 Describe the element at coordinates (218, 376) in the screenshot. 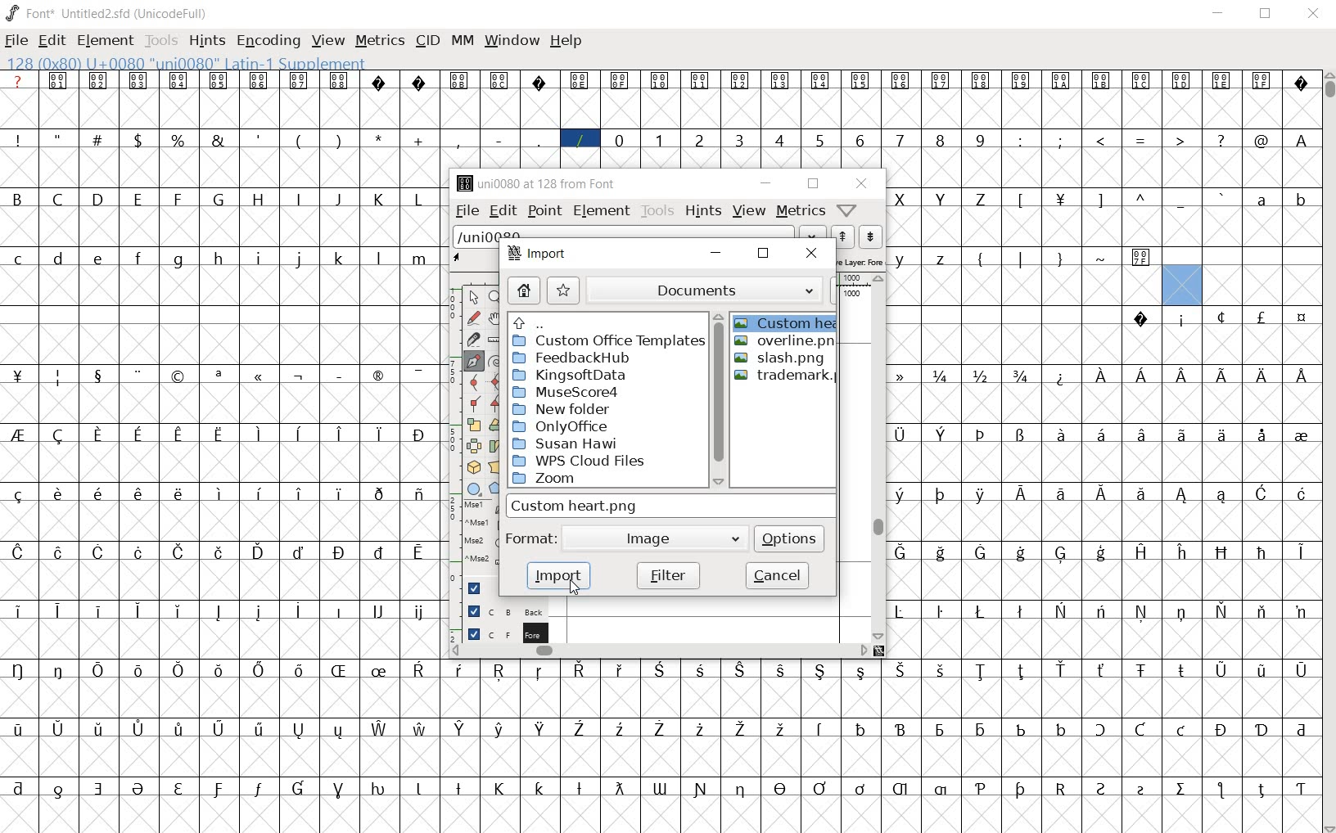

I see `glyph` at that location.